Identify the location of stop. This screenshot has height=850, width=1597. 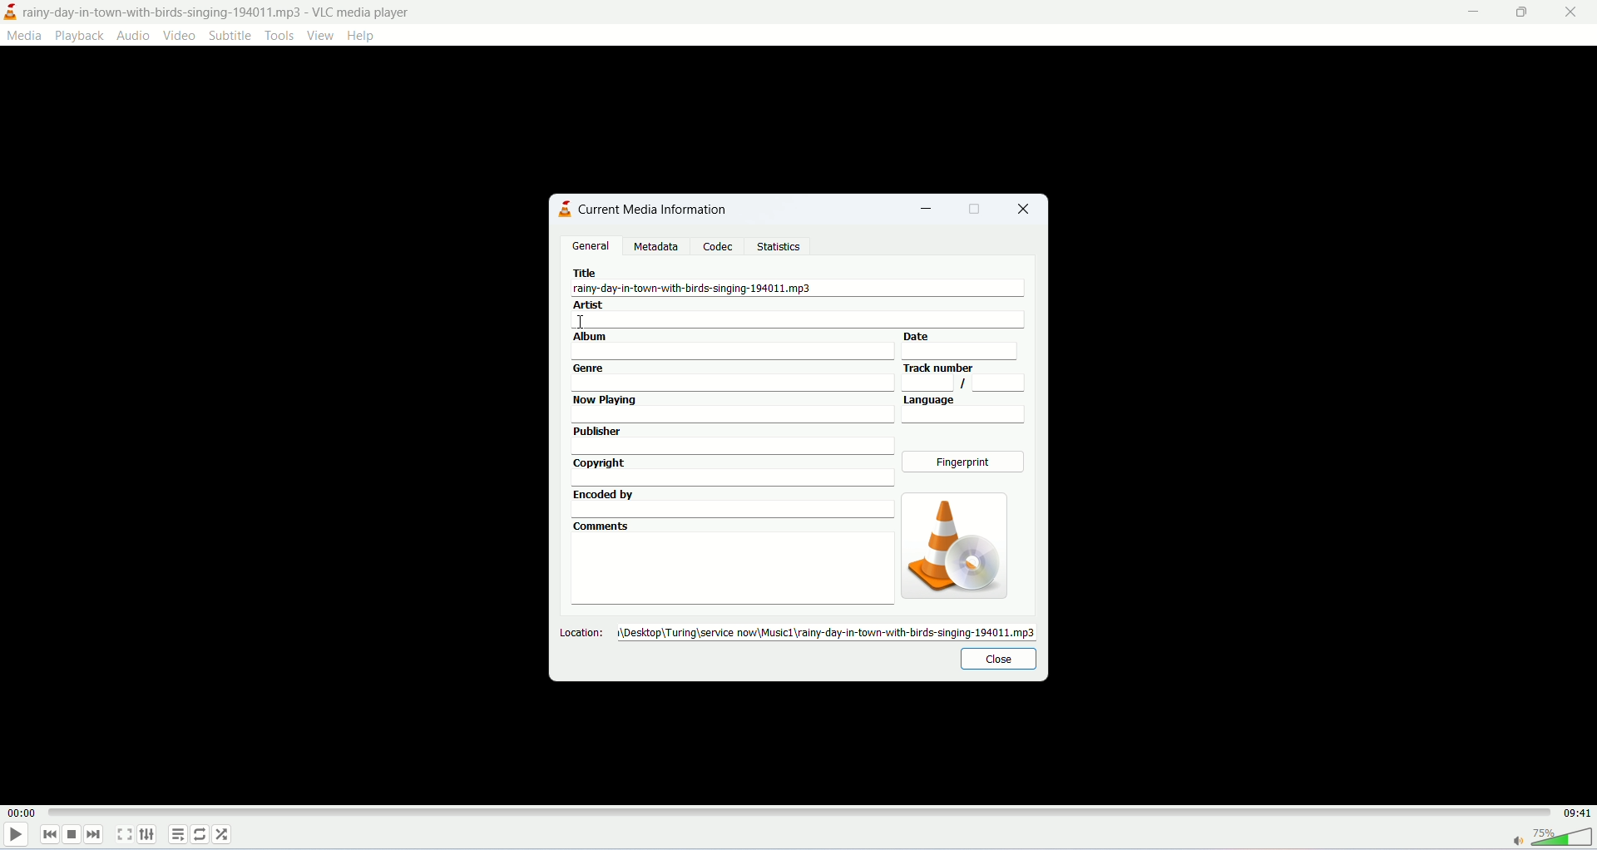
(72, 833).